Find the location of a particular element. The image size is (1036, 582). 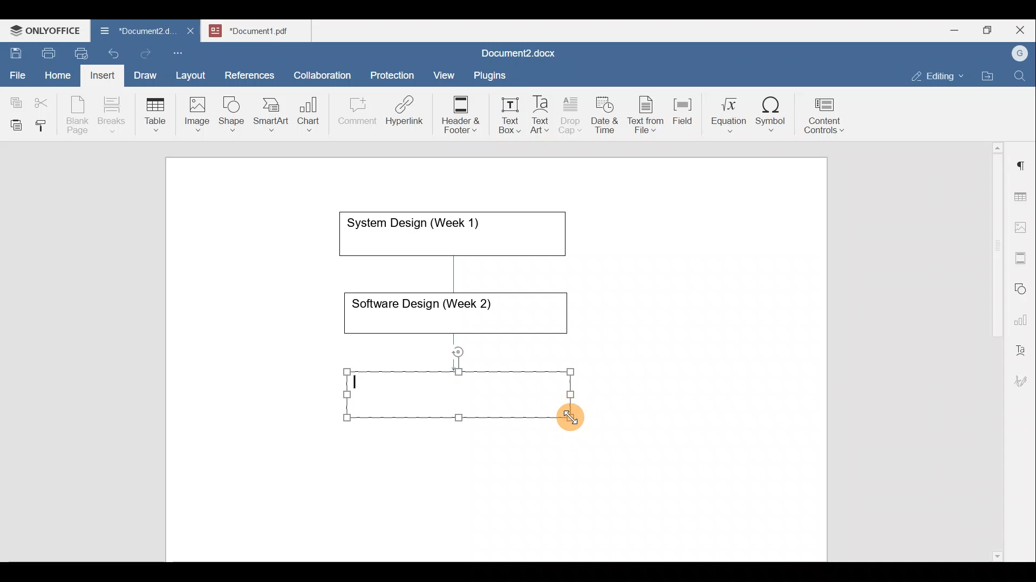

Field is located at coordinates (683, 109).